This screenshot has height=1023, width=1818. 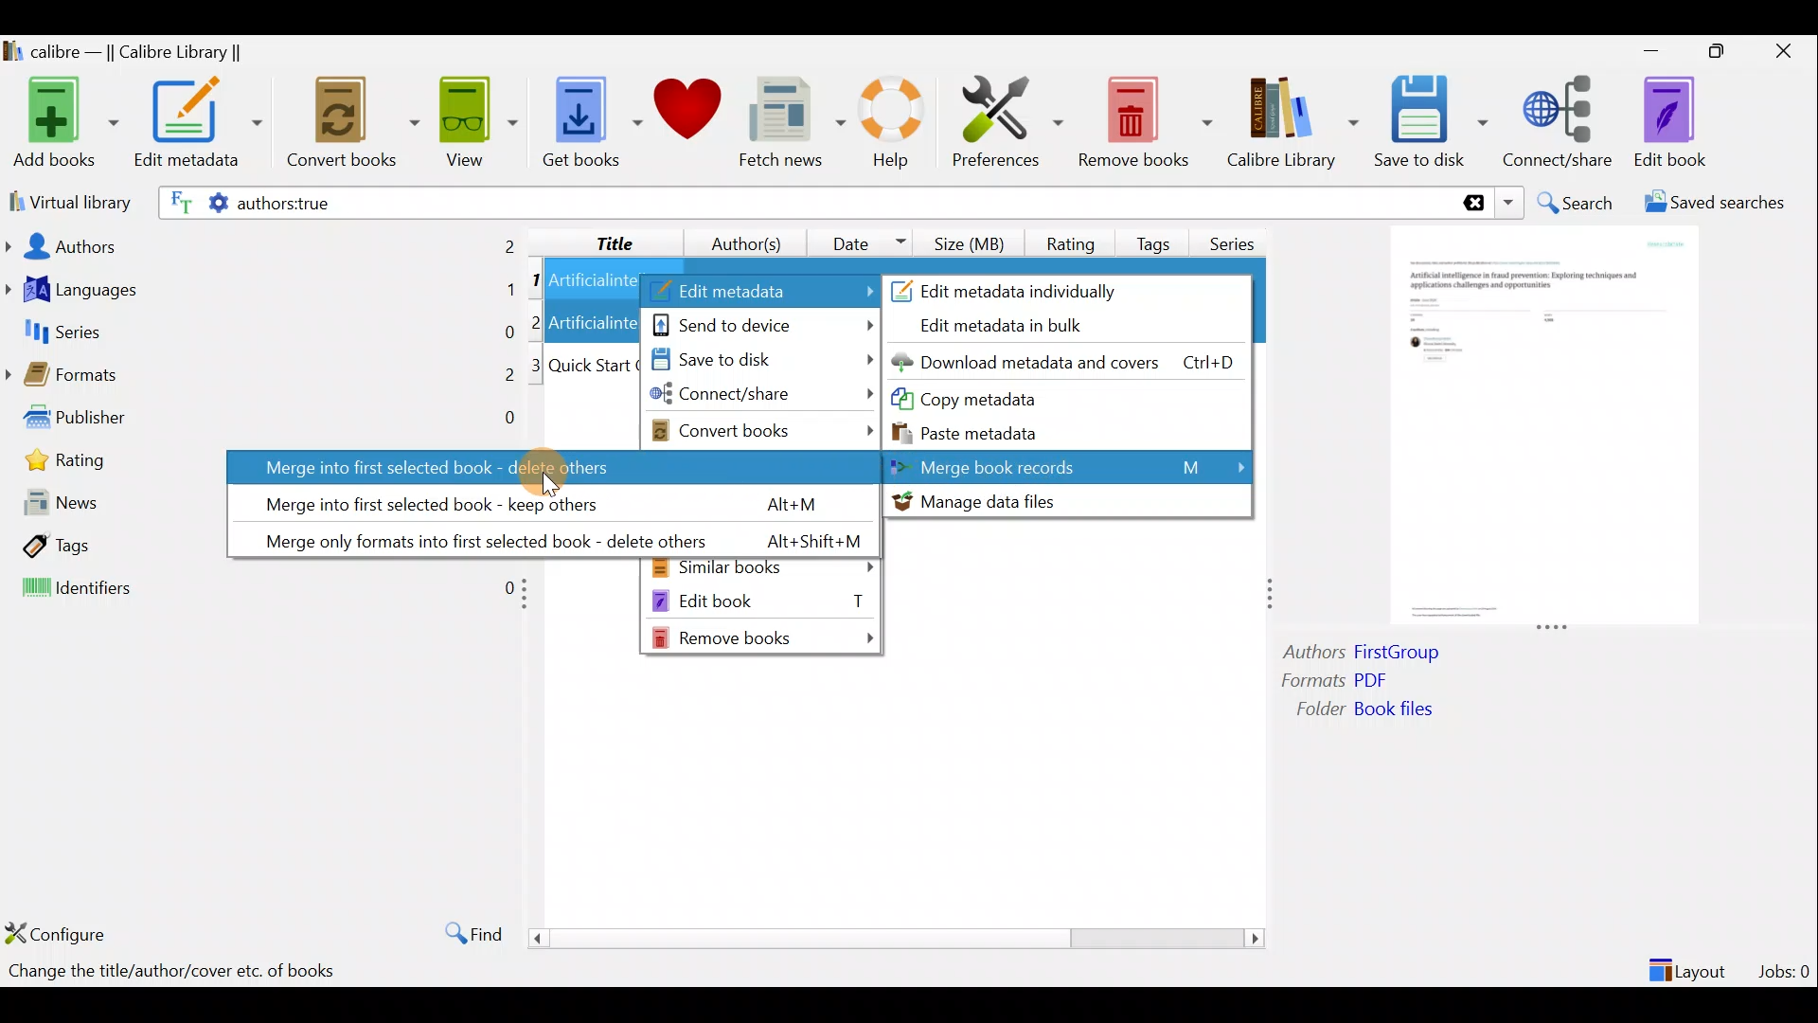 What do you see at coordinates (802, 202) in the screenshot?
I see `Search by - authors:true` at bounding box center [802, 202].